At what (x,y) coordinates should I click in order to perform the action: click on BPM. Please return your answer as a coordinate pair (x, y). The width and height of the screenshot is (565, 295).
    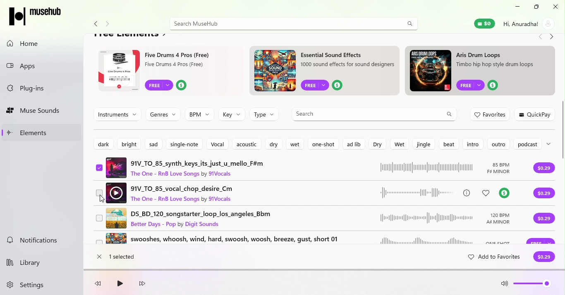
    Looking at the image, I should click on (199, 114).